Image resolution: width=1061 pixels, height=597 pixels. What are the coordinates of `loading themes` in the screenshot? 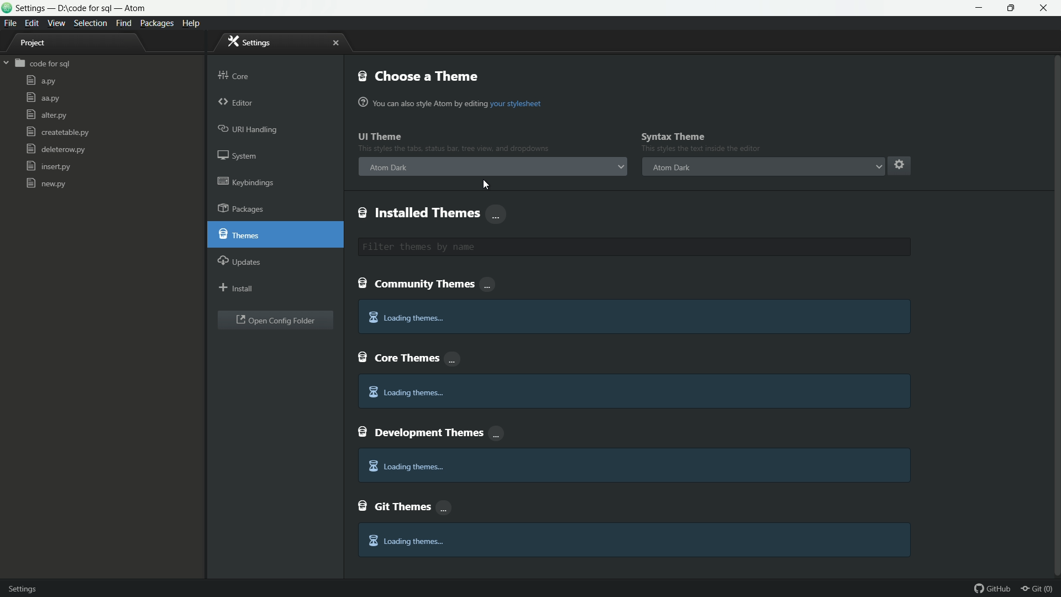 It's located at (405, 467).